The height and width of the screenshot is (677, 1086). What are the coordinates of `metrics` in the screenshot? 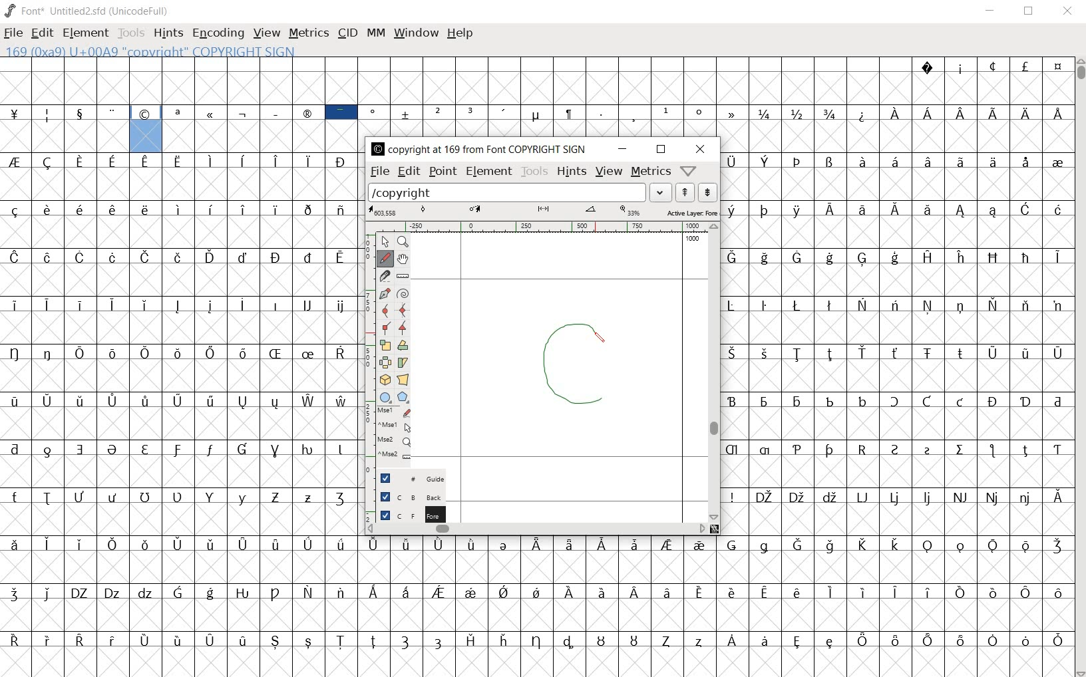 It's located at (649, 171).